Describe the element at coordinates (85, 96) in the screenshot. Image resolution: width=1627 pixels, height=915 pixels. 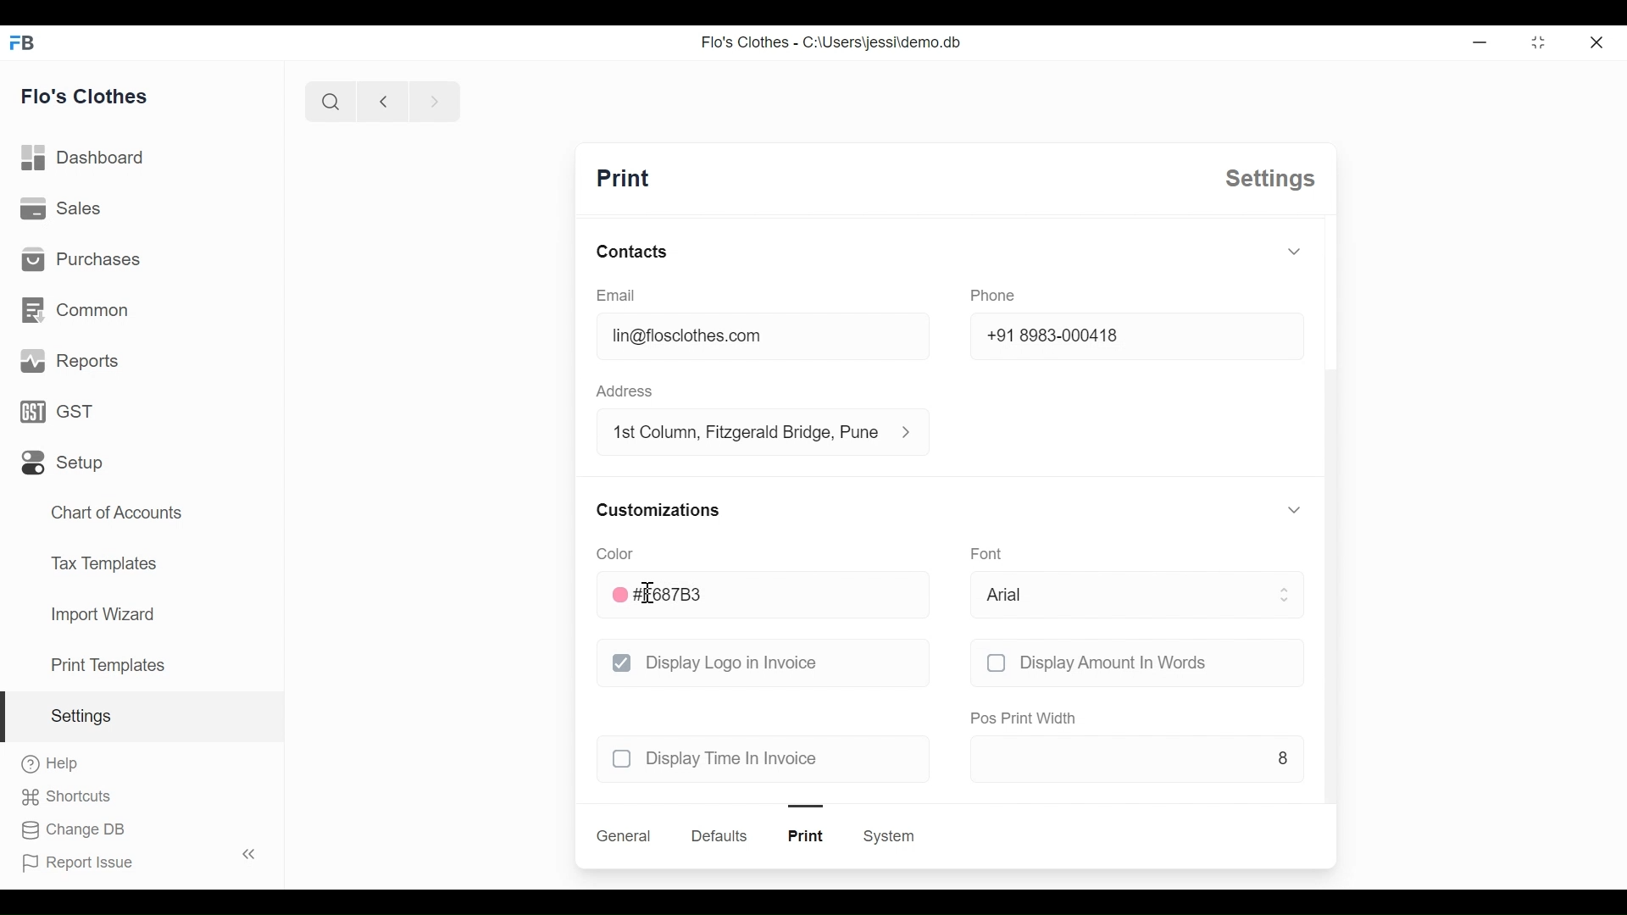
I see `flo's clothes` at that location.